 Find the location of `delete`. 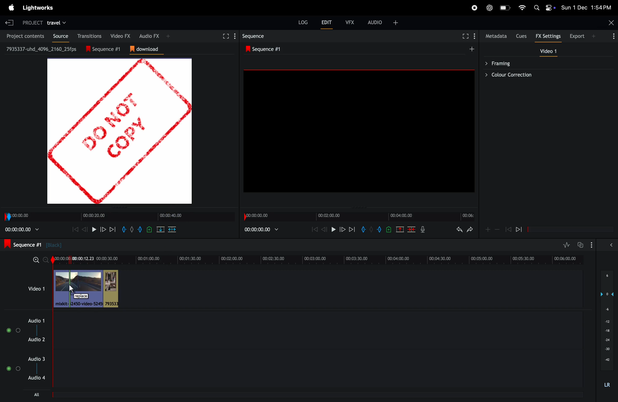

delete is located at coordinates (172, 229).